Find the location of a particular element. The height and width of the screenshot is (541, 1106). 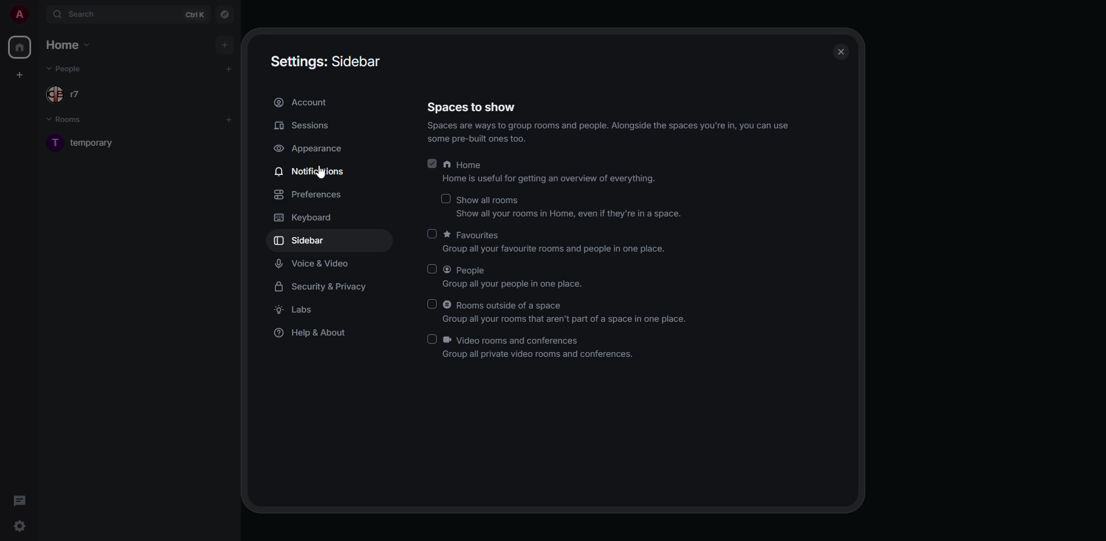

search is located at coordinates (78, 13).